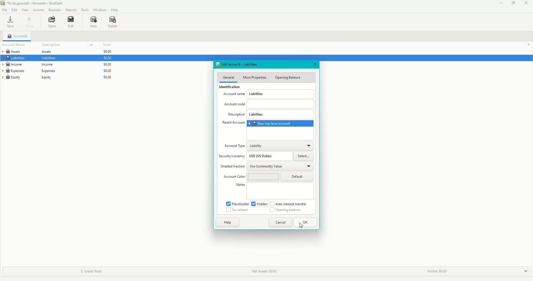  Describe the element at coordinates (527, 44) in the screenshot. I see `Drop down` at that location.